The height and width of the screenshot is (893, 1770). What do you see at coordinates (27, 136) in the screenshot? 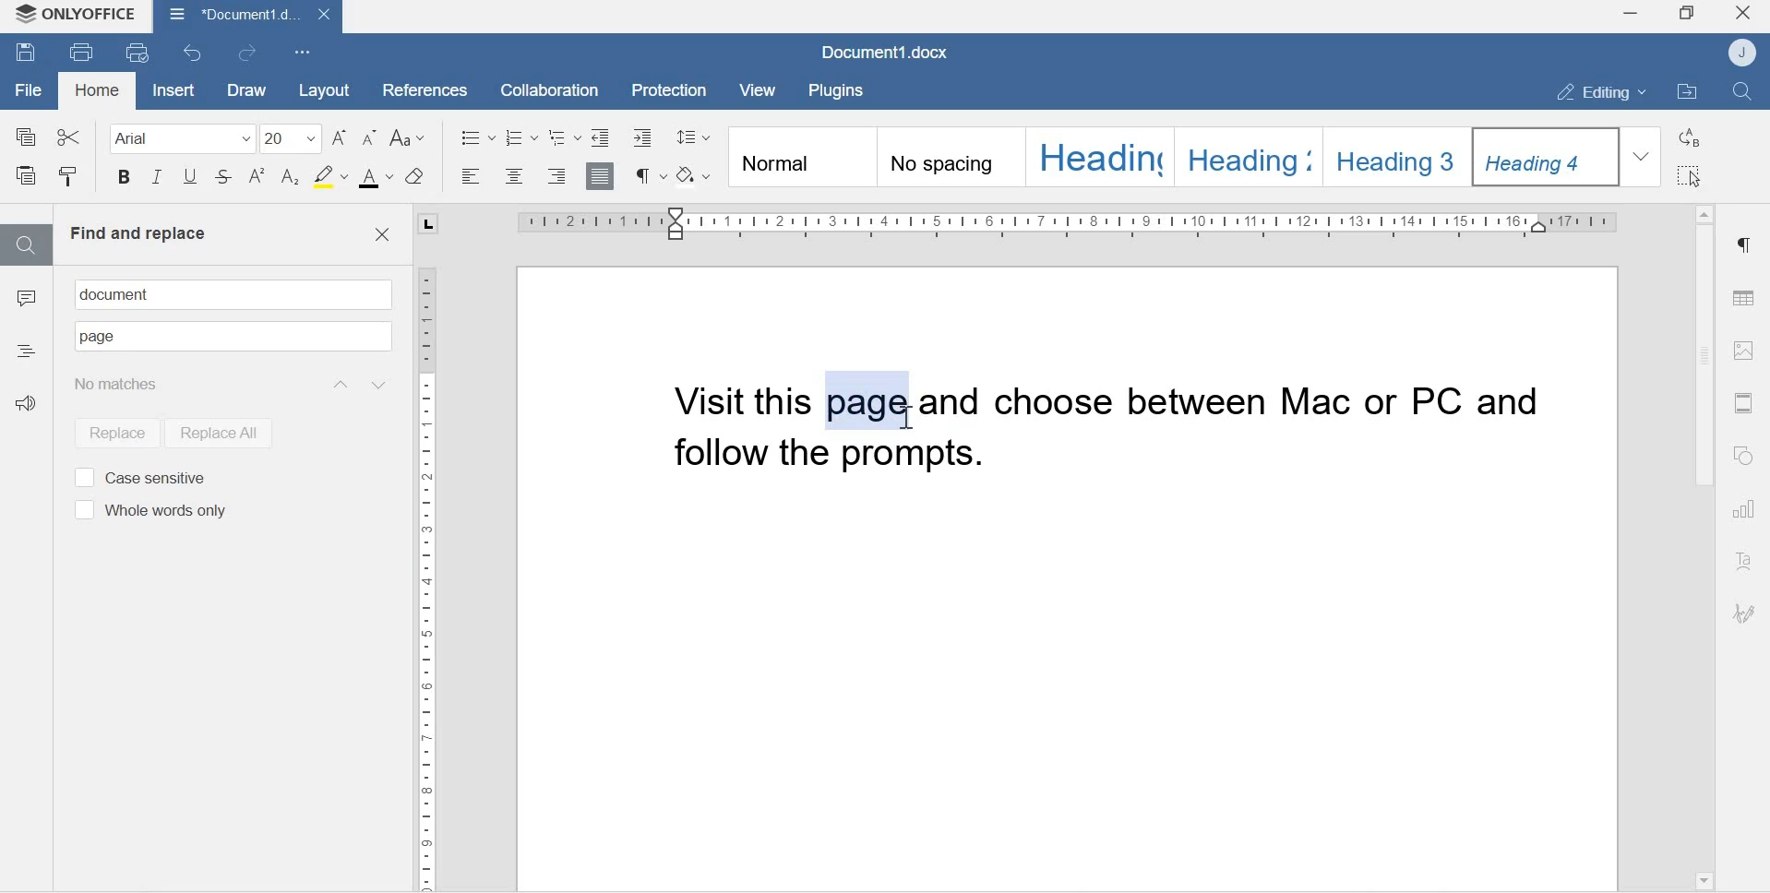
I see `Copy` at bounding box center [27, 136].